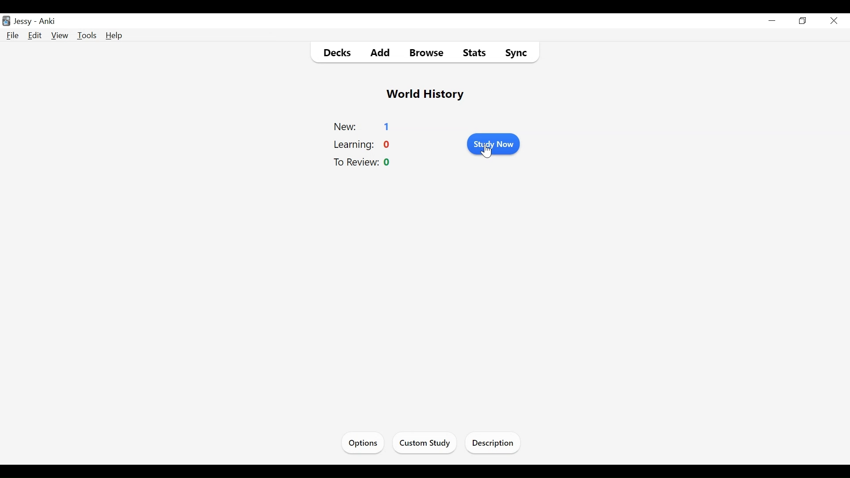 The image size is (850, 478). Describe the element at coordinates (424, 53) in the screenshot. I see `Browse` at that location.